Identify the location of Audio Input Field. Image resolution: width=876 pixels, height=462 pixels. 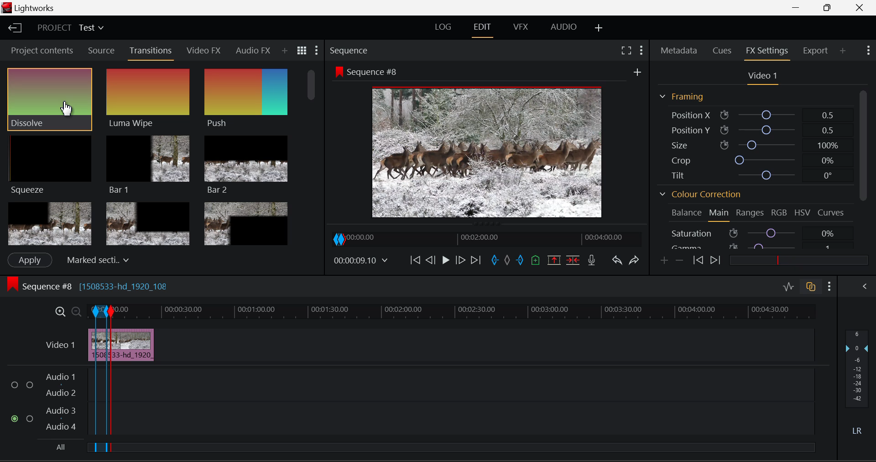
(462, 384).